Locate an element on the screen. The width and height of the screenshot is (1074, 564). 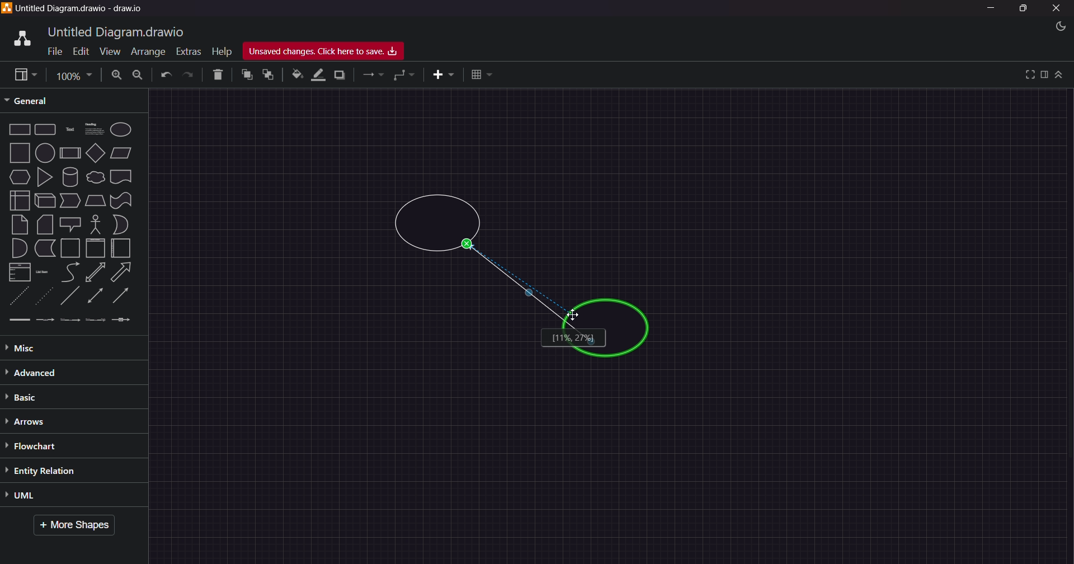
Delete is located at coordinates (215, 75).